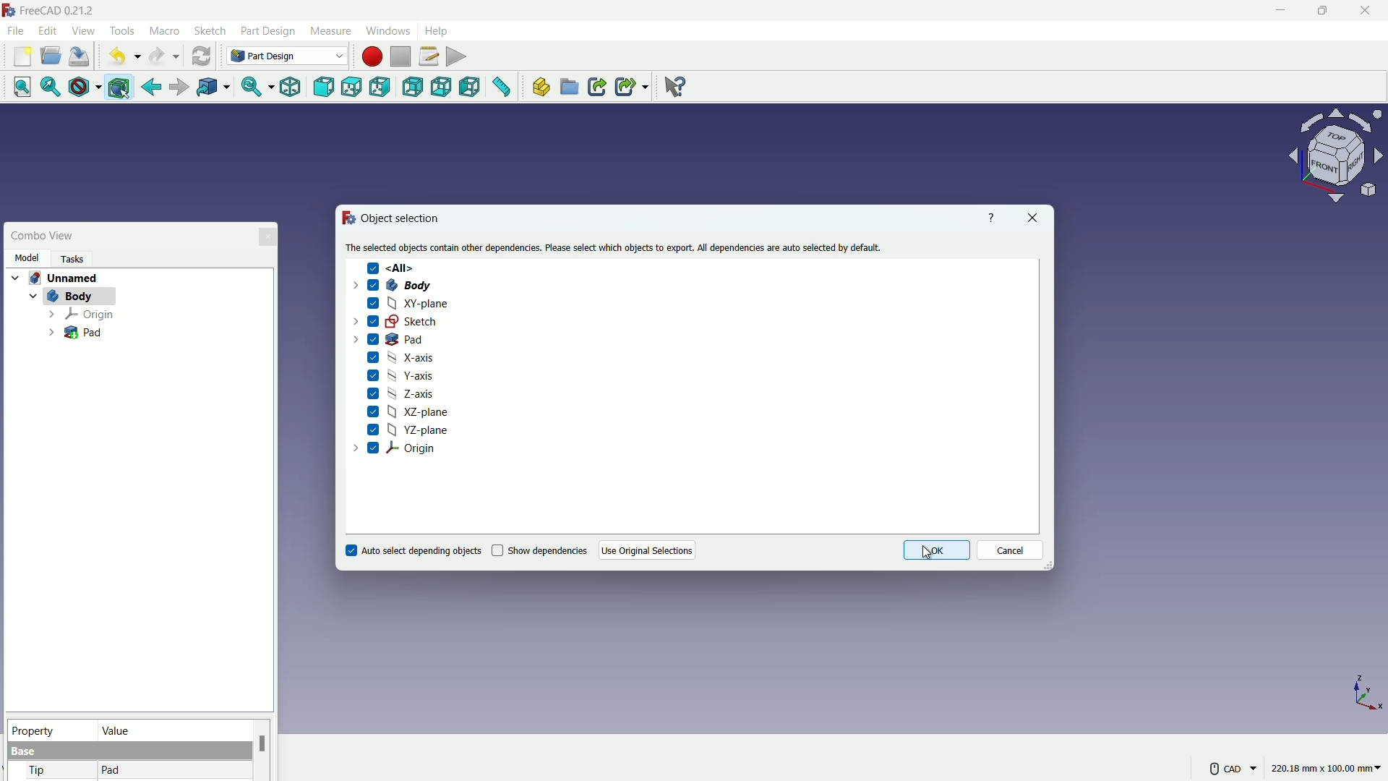 The image size is (1388, 781). What do you see at coordinates (164, 56) in the screenshot?
I see `redo` at bounding box center [164, 56].